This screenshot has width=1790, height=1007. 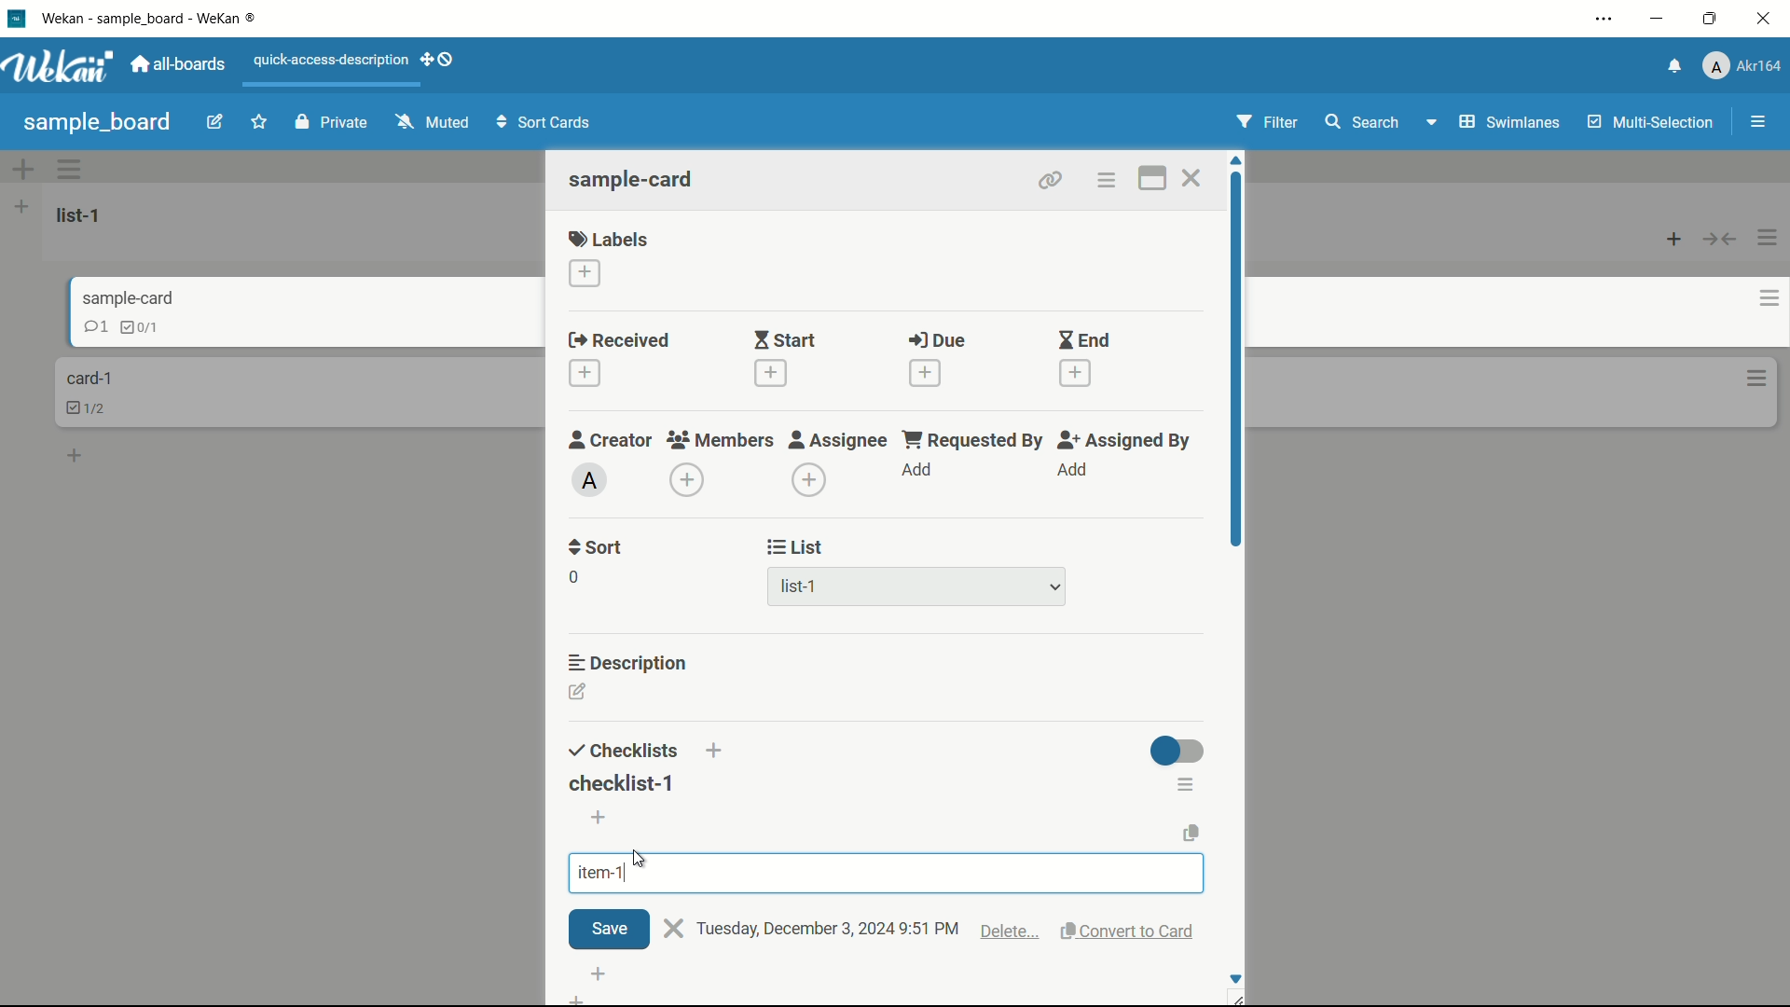 I want to click on private, so click(x=335, y=121).